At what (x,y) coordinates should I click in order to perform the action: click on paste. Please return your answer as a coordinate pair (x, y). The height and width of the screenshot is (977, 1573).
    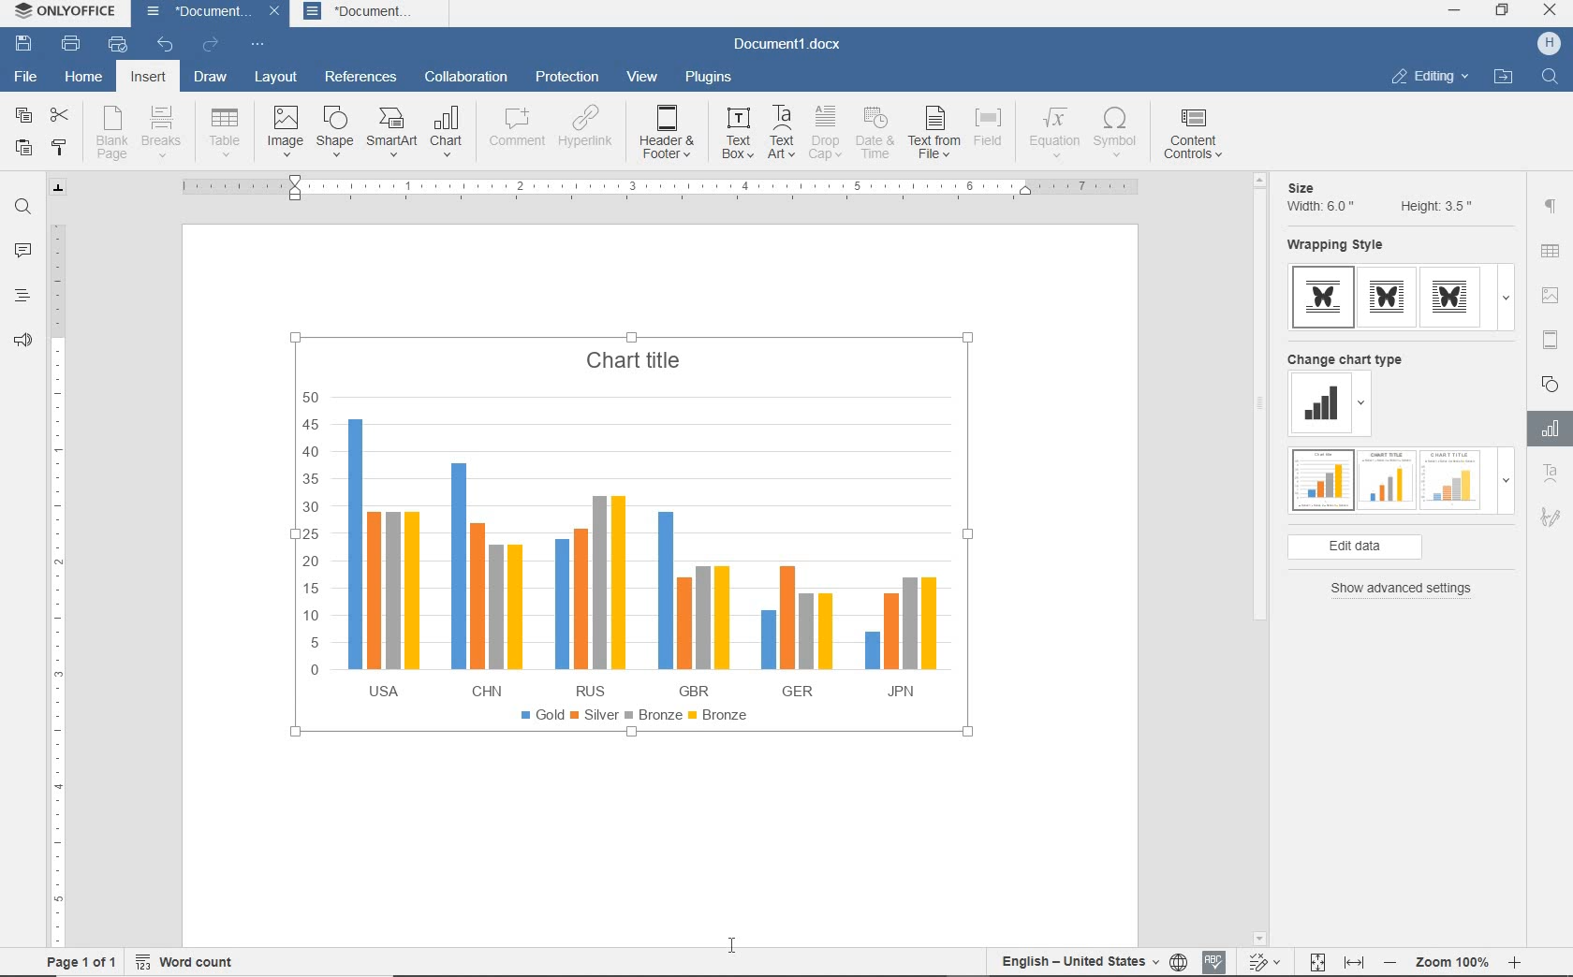
    Looking at the image, I should click on (23, 150).